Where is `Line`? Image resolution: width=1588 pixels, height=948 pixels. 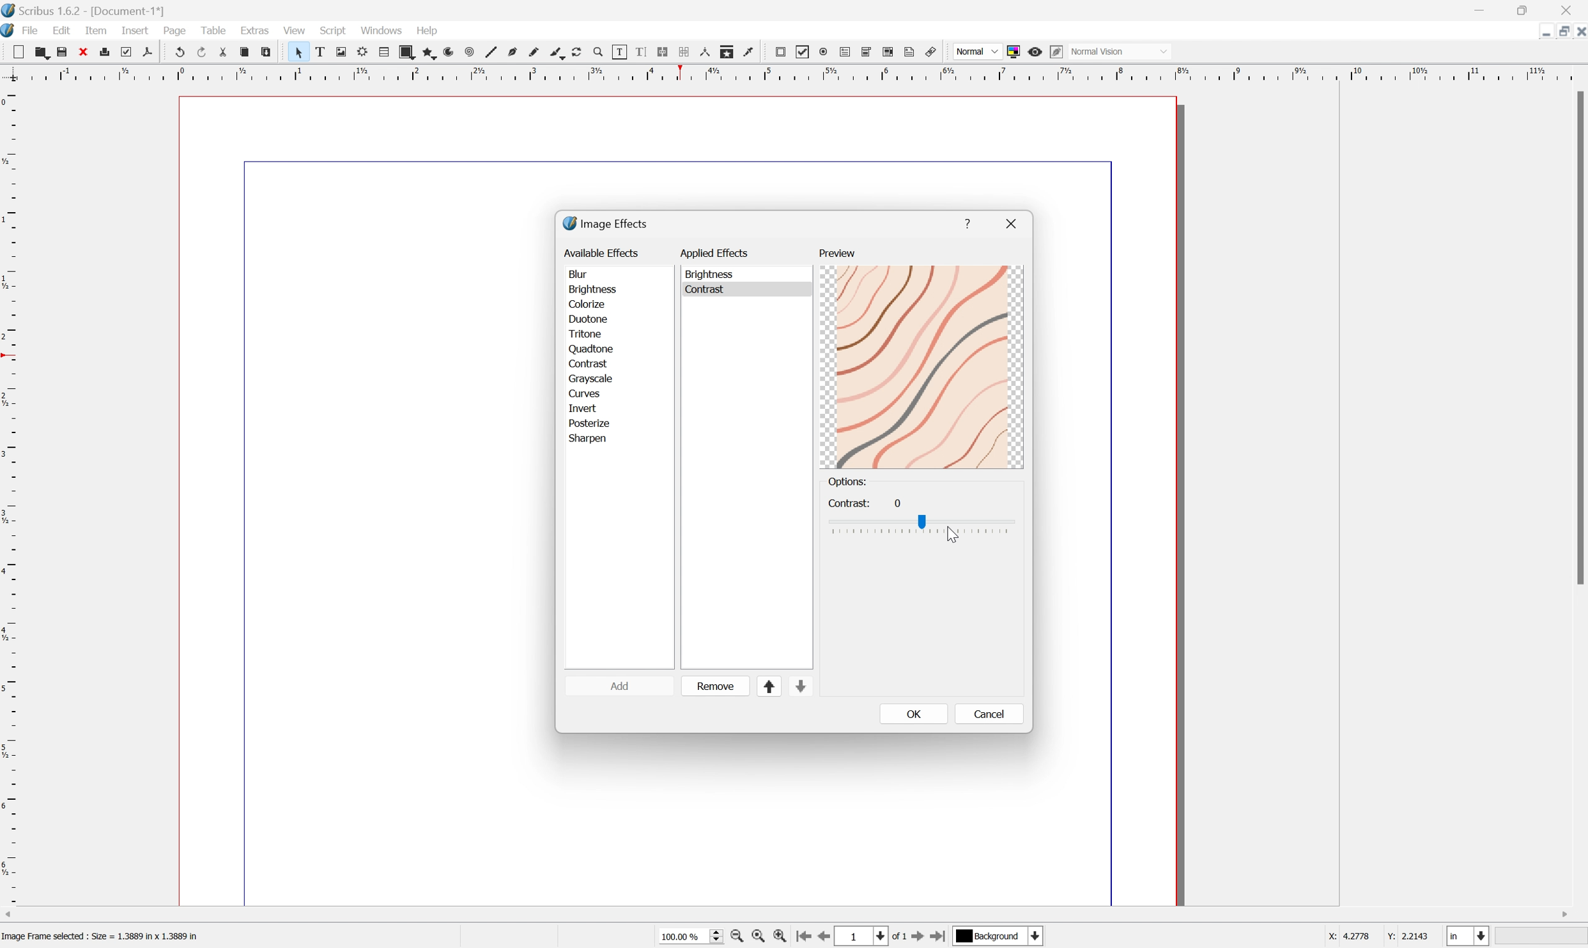 Line is located at coordinates (494, 50).